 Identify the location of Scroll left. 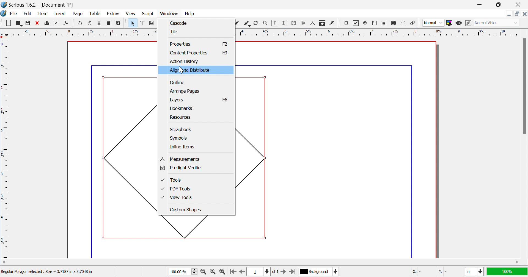
(4, 262).